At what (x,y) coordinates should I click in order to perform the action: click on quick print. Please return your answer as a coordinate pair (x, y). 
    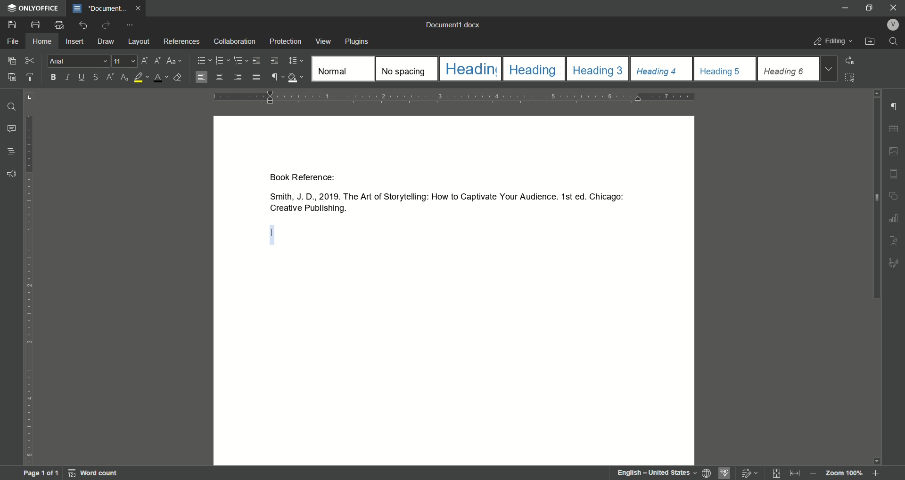
    Looking at the image, I should click on (60, 25).